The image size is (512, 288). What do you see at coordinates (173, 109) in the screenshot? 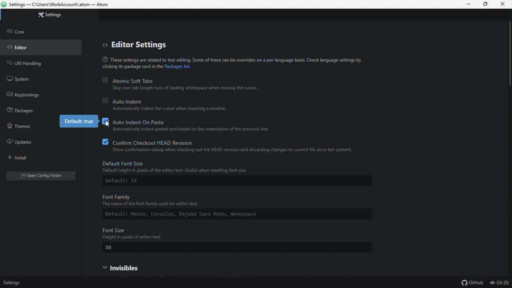
I see `Automatically indent the cursor when inserting a newline.` at bounding box center [173, 109].